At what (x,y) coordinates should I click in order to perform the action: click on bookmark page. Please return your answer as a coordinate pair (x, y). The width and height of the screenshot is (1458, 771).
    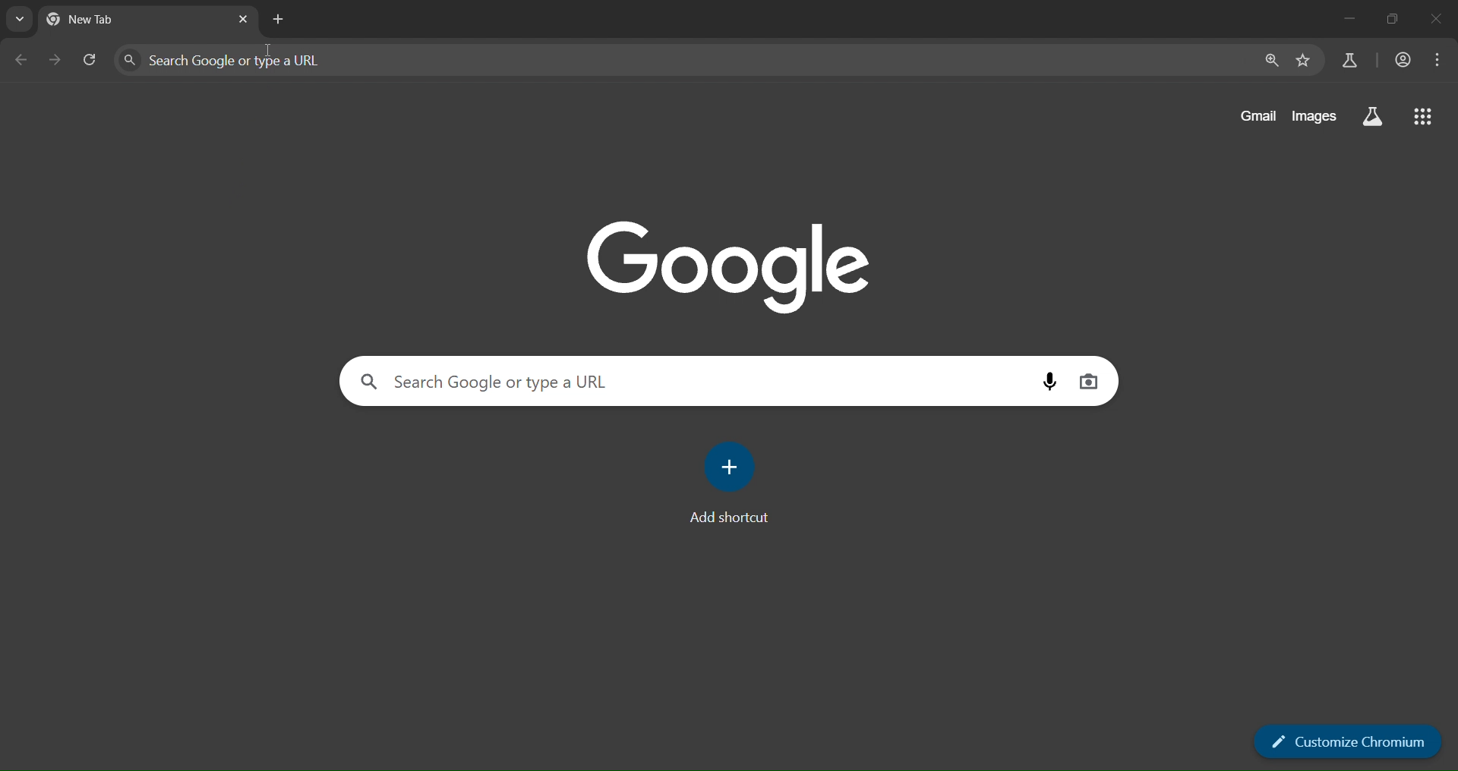
    Looking at the image, I should click on (1301, 61).